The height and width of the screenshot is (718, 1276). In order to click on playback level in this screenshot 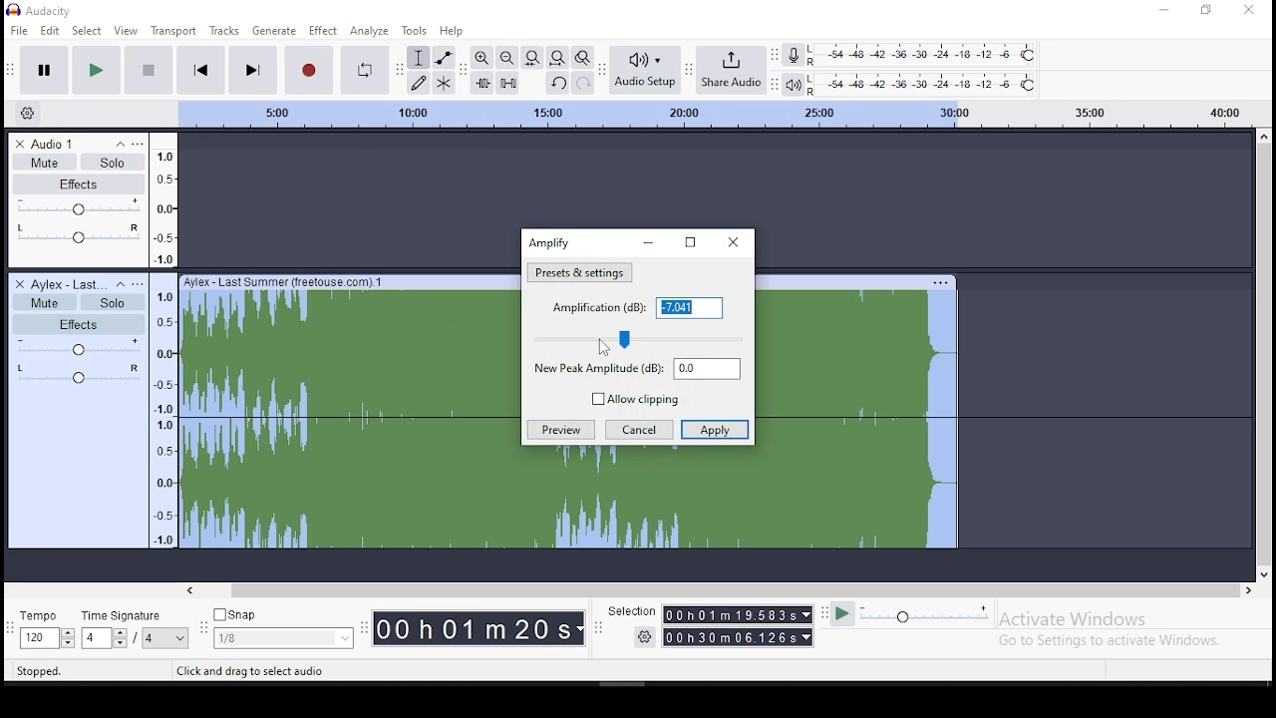, I will do `click(922, 83)`.